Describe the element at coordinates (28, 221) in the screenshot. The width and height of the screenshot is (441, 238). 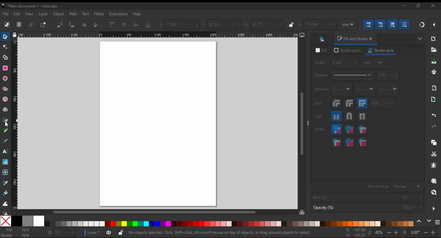
I see `50% grey` at that location.